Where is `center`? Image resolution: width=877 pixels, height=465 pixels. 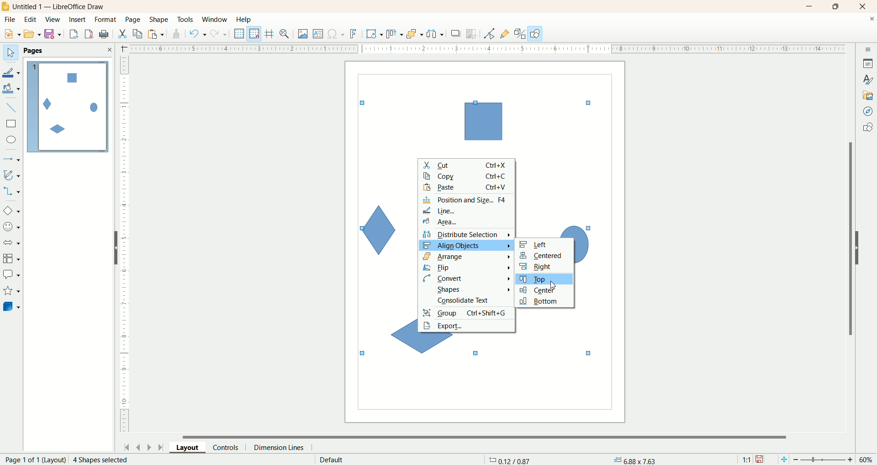
center is located at coordinates (542, 291).